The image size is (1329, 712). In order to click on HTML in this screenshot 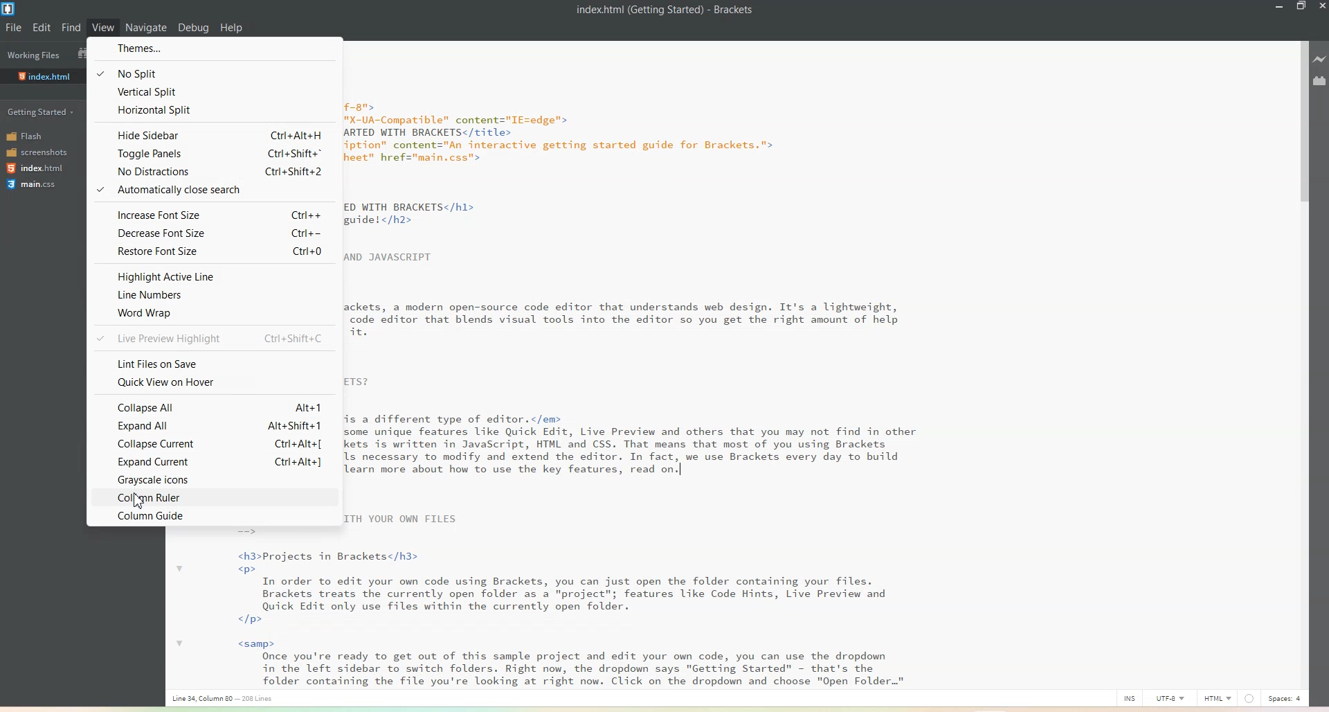, I will do `click(1217, 698)`.